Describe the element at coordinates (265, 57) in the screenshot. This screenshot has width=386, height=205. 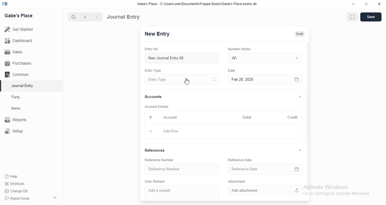
I see `JV-` at that location.